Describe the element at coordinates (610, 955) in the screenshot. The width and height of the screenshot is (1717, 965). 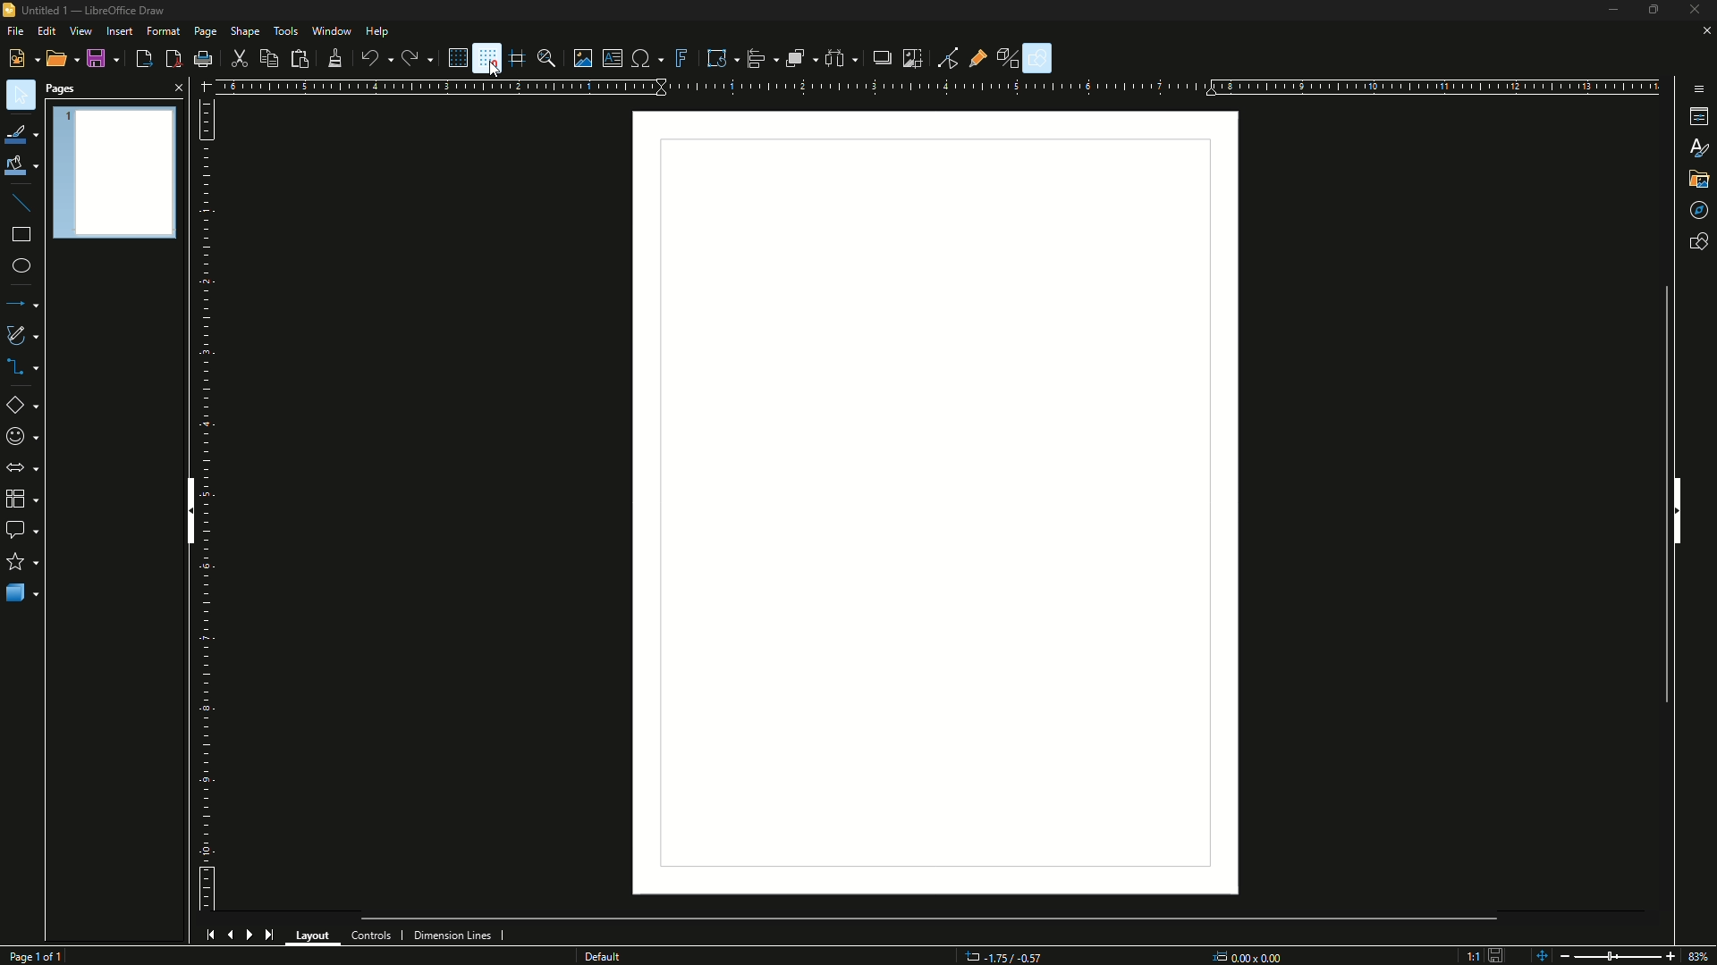
I see `` at that location.